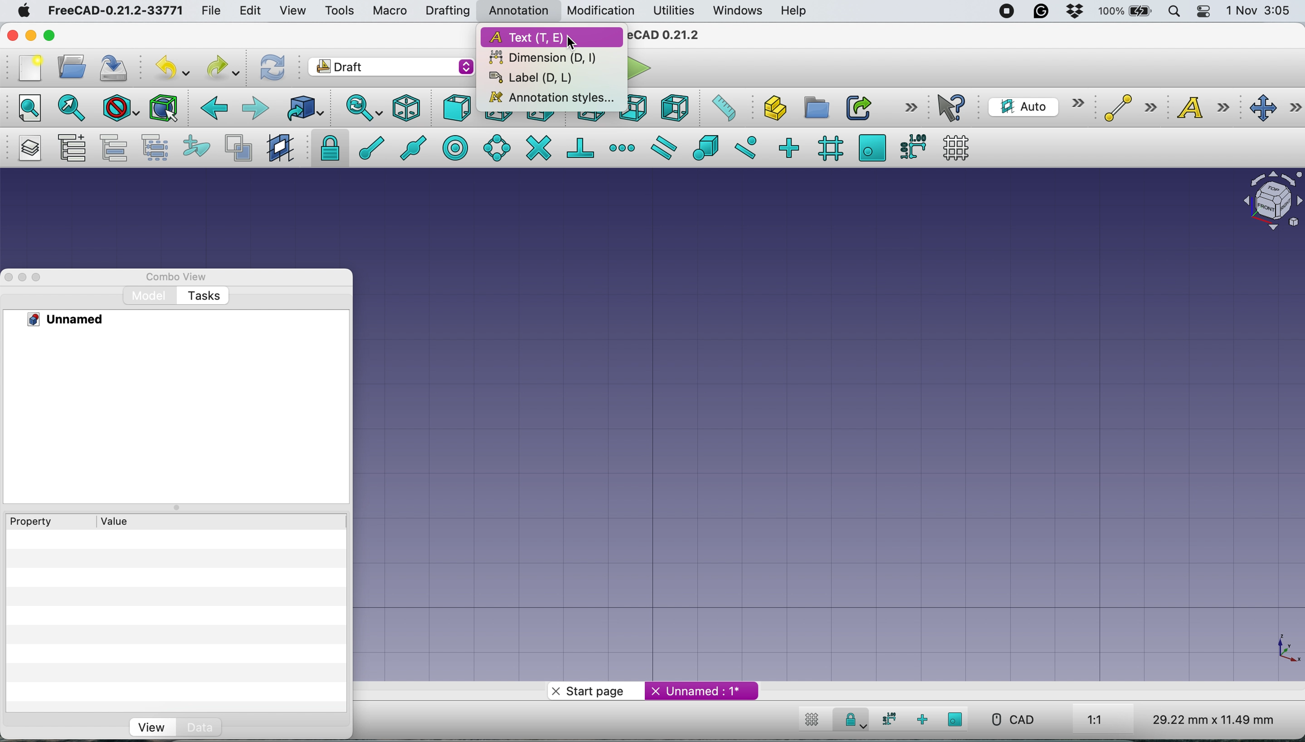  What do you see at coordinates (1173, 11) in the screenshot?
I see `spotlight search` at bounding box center [1173, 11].